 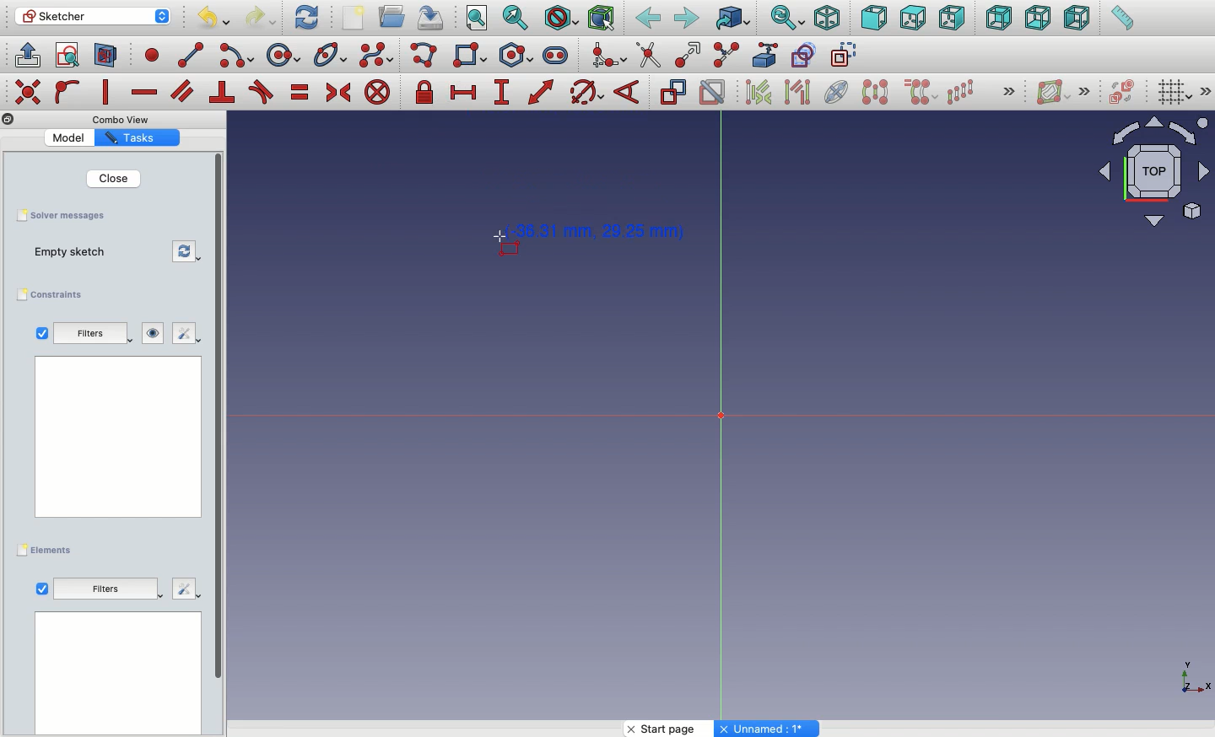 I want to click on Sketcher - Workbench, so click(x=92, y=16).